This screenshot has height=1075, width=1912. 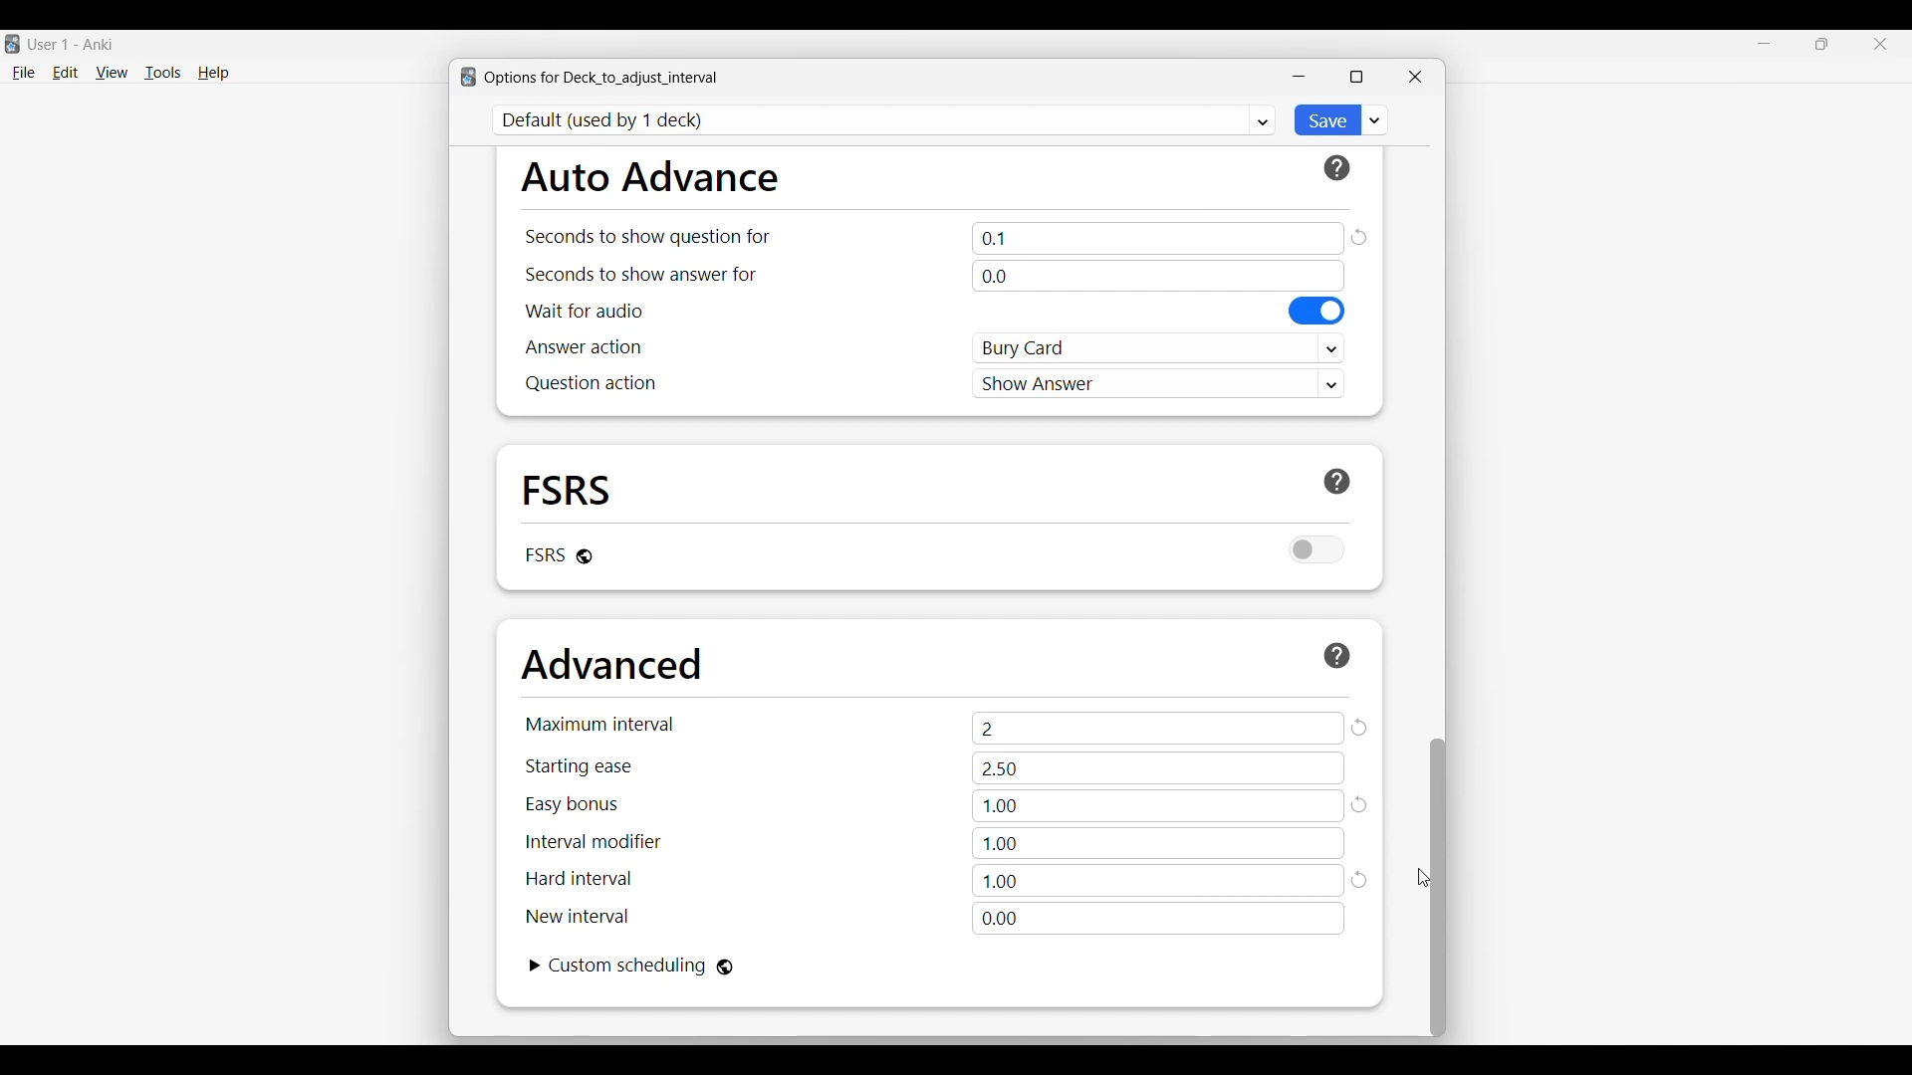 What do you see at coordinates (1159, 382) in the screenshot?
I see `Show Answer` at bounding box center [1159, 382].